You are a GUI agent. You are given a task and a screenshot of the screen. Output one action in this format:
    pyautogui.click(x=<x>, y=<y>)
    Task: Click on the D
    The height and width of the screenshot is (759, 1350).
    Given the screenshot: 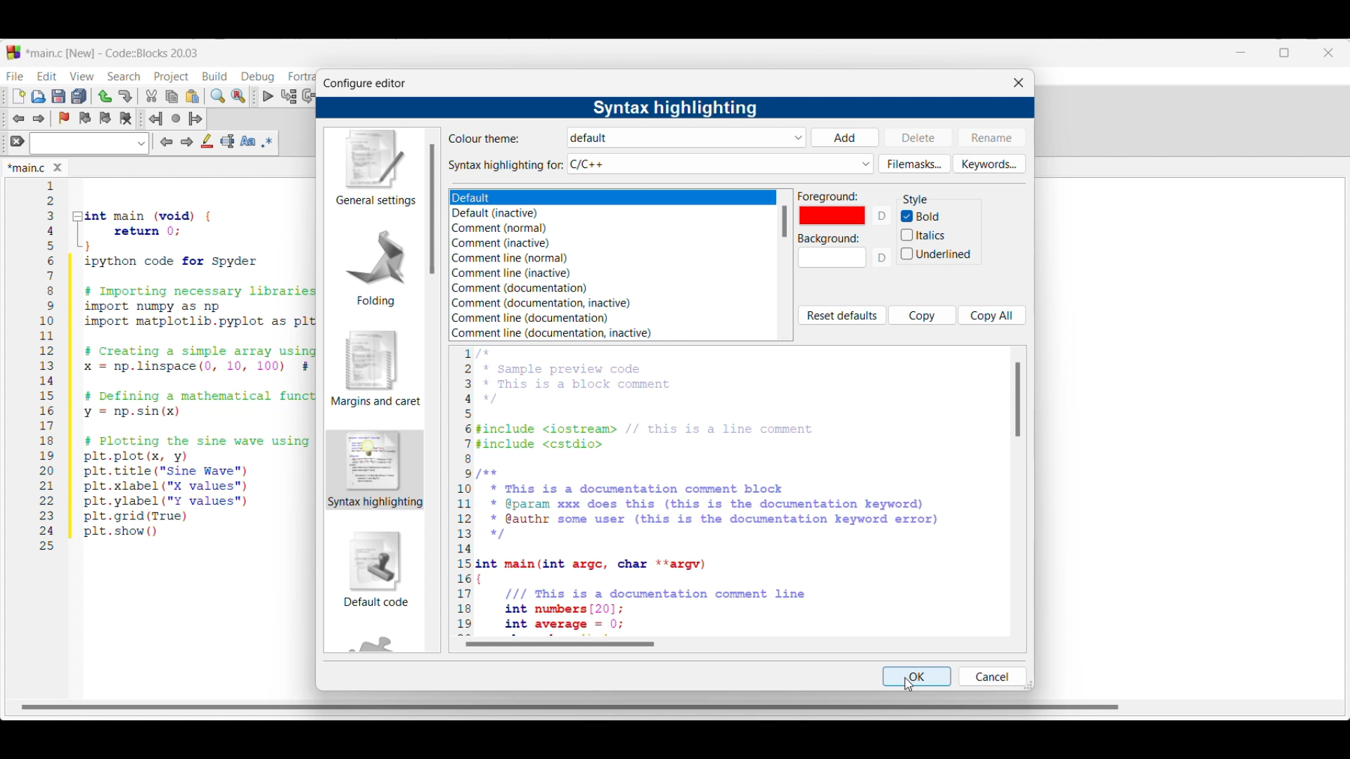 What is the action you would take?
    pyautogui.click(x=884, y=261)
    